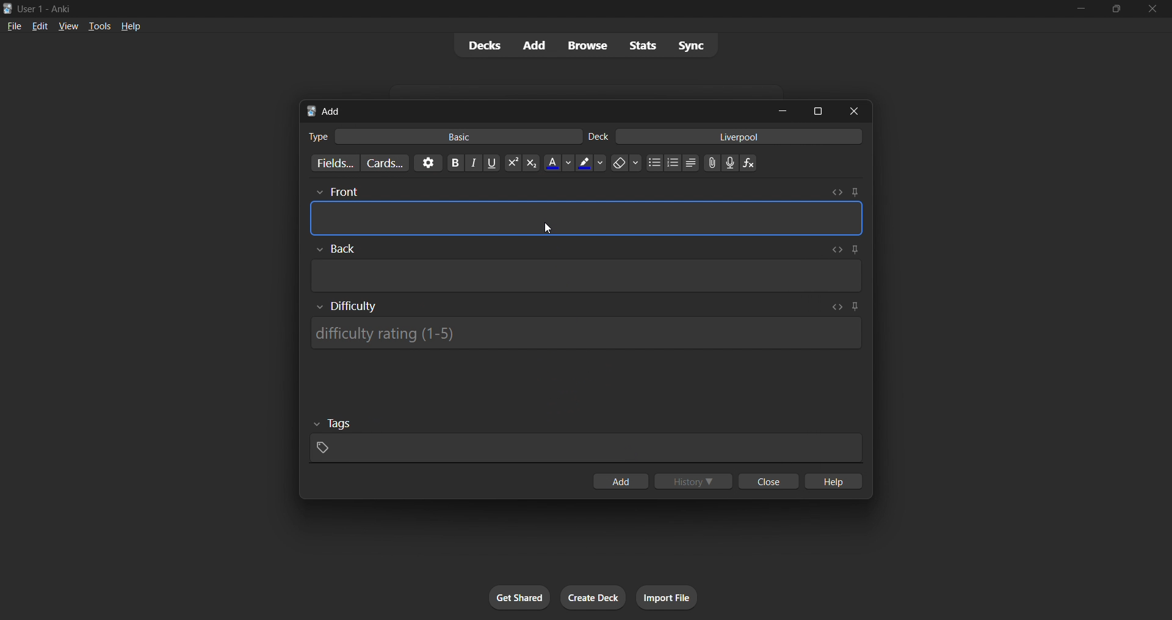 The height and width of the screenshot is (620, 1172). Describe the element at coordinates (817, 111) in the screenshot. I see `maximize` at that location.